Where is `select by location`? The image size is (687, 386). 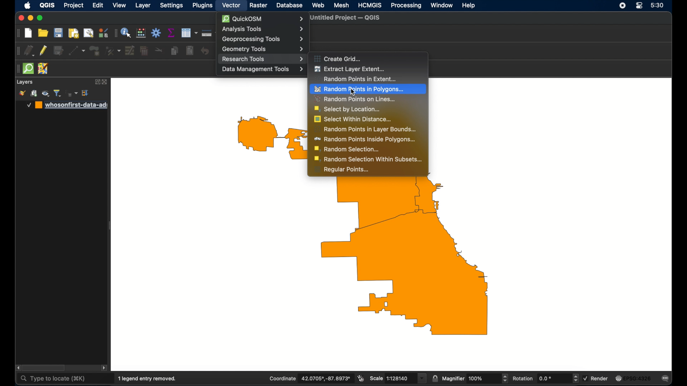
select by location is located at coordinates (348, 109).